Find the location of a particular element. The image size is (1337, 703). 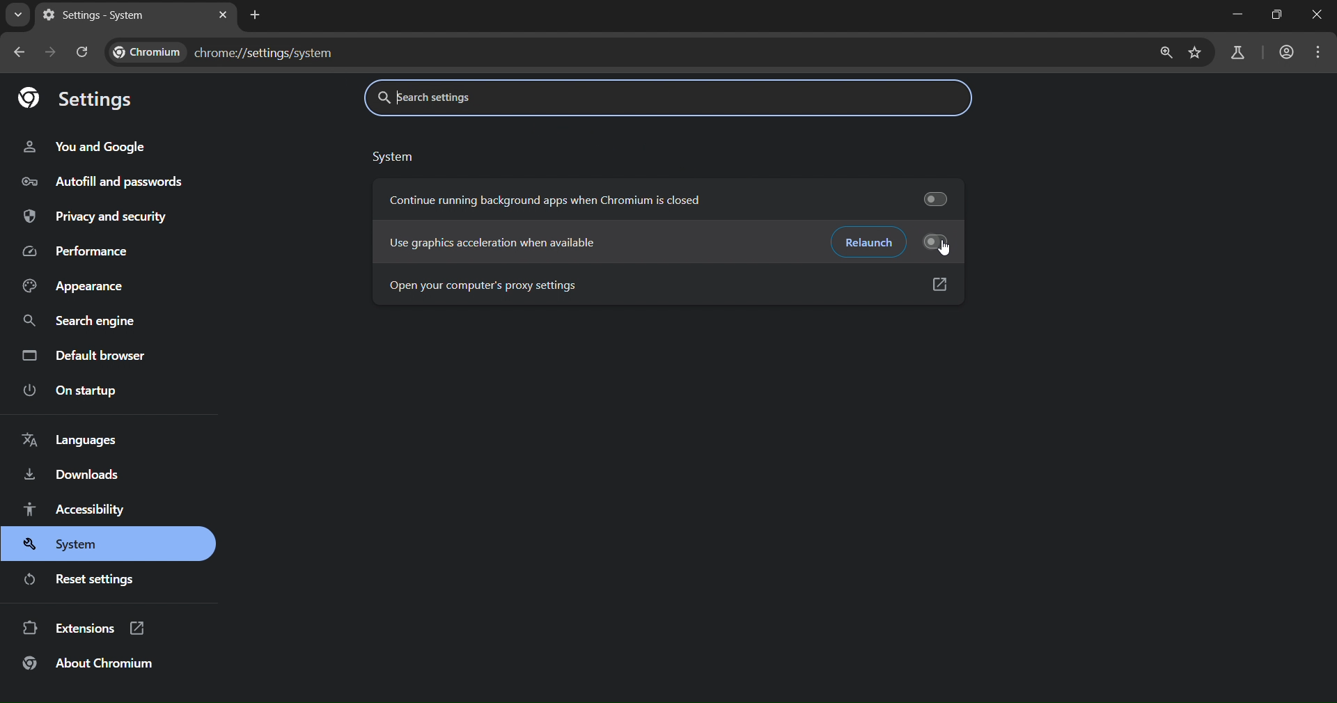

search settings is located at coordinates (531, 98).